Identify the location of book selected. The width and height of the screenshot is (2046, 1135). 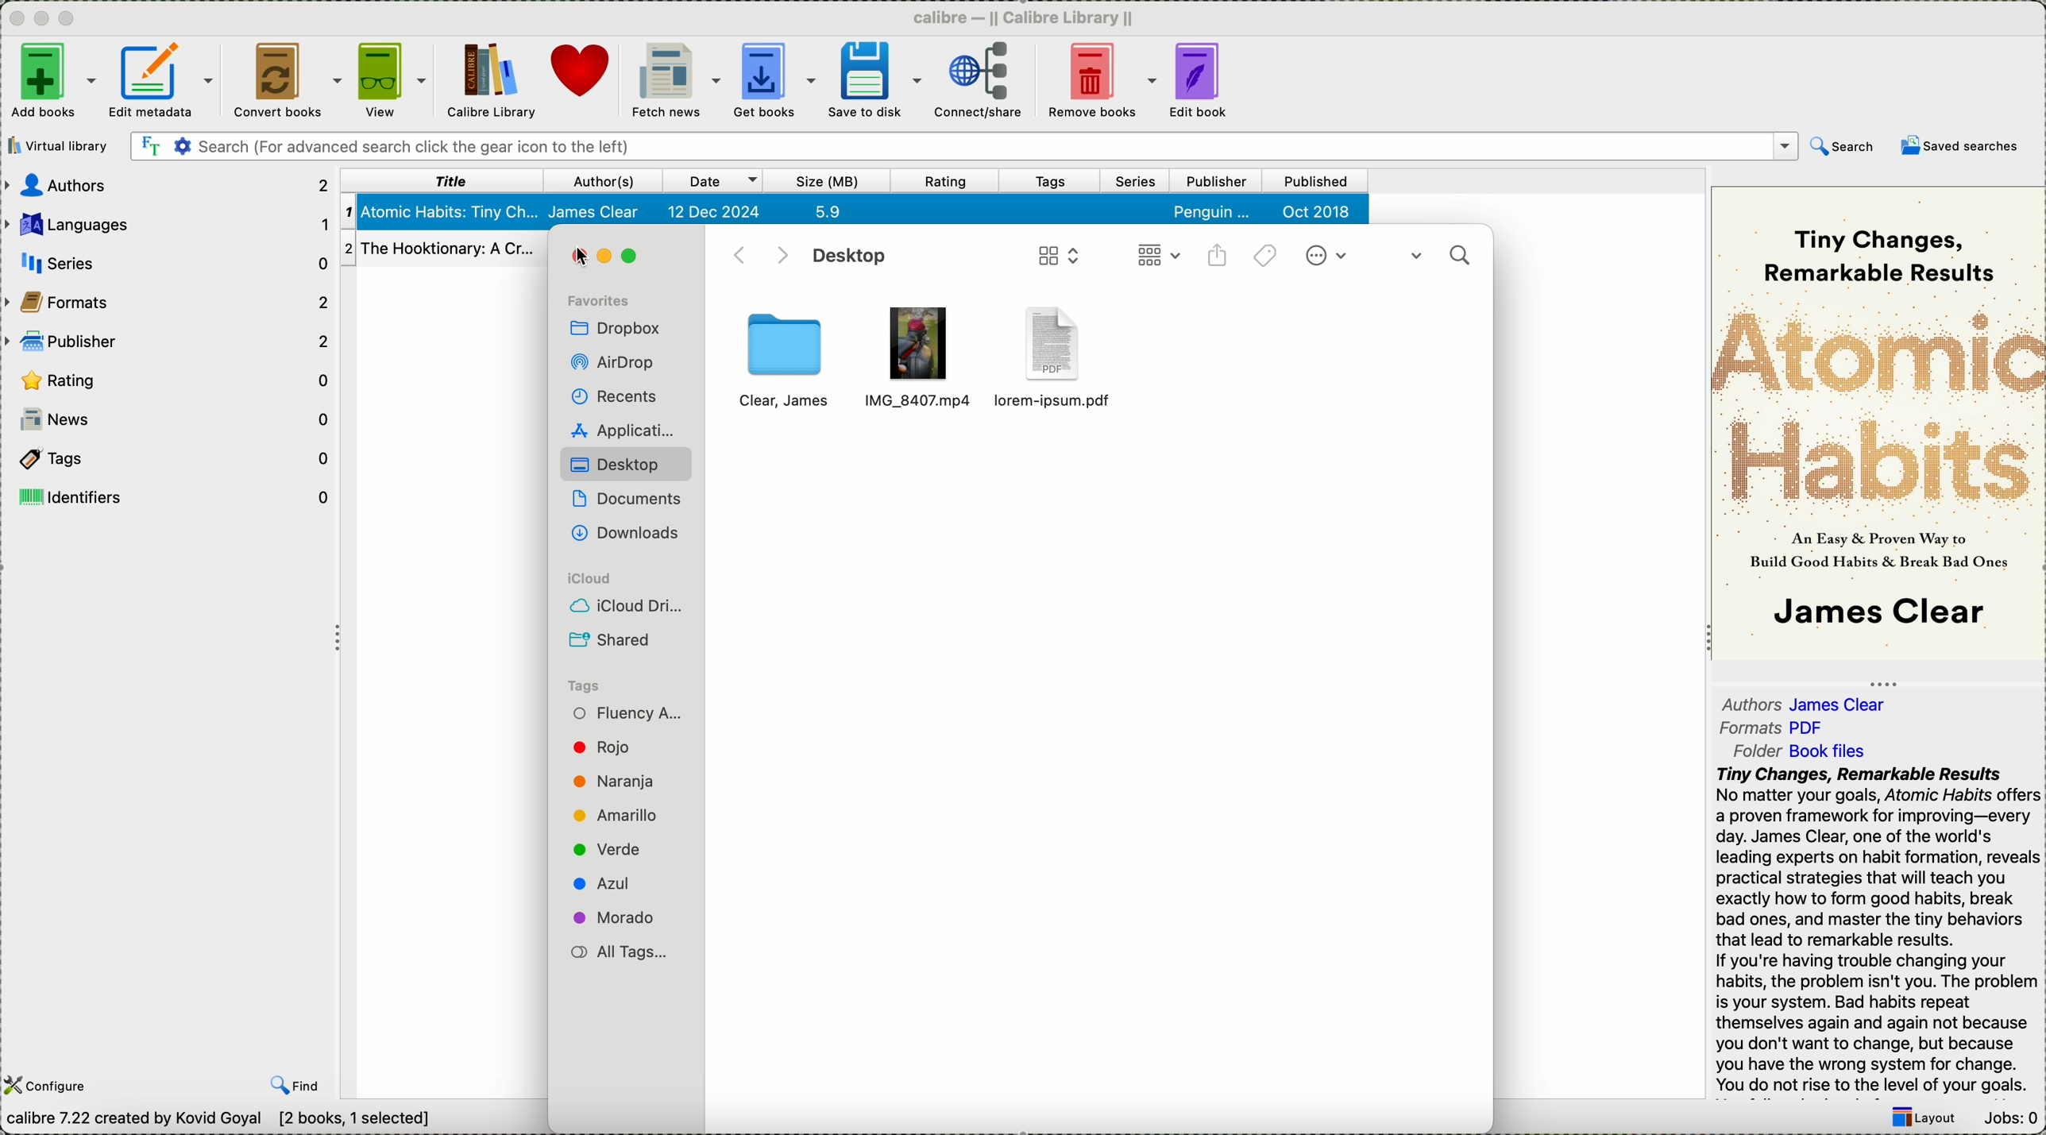
(857, 211).